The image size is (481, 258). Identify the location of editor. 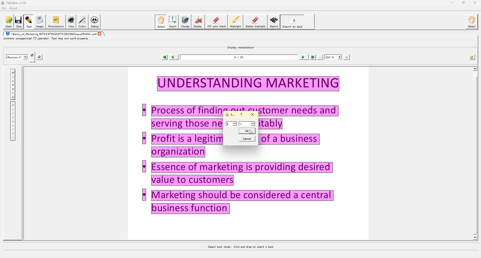
(15, 3).